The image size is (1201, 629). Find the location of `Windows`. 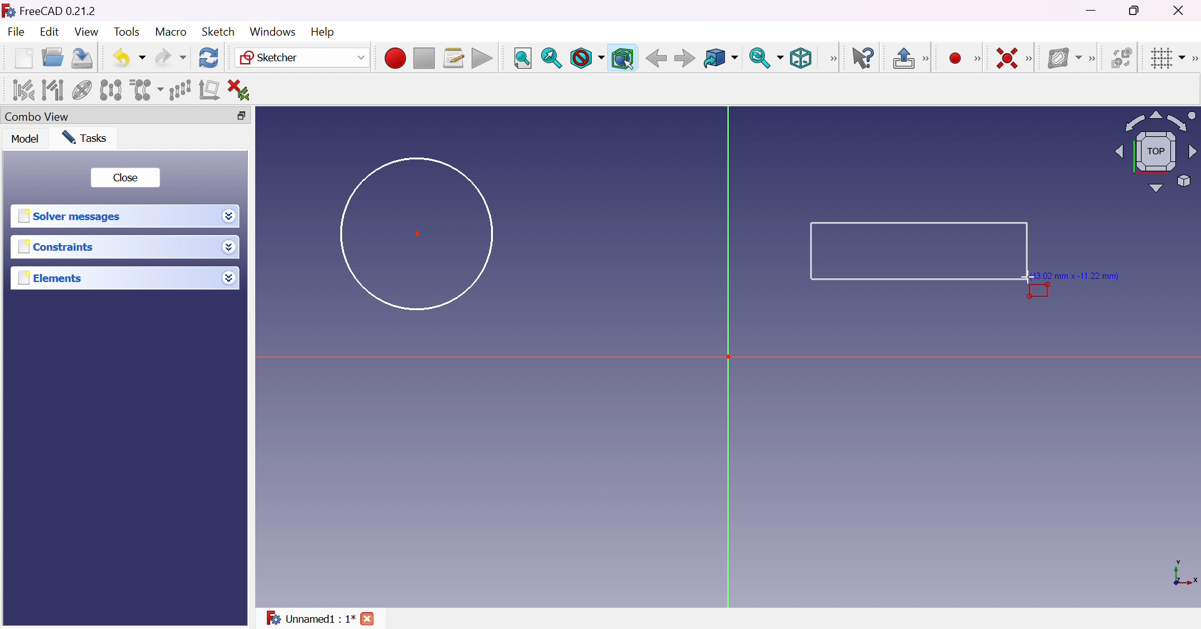

Windows is located at coordinates (271, 31).